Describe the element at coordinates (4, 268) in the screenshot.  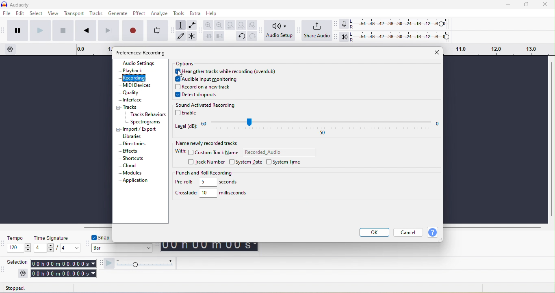
I see `audacity selection toolbar` at that location.